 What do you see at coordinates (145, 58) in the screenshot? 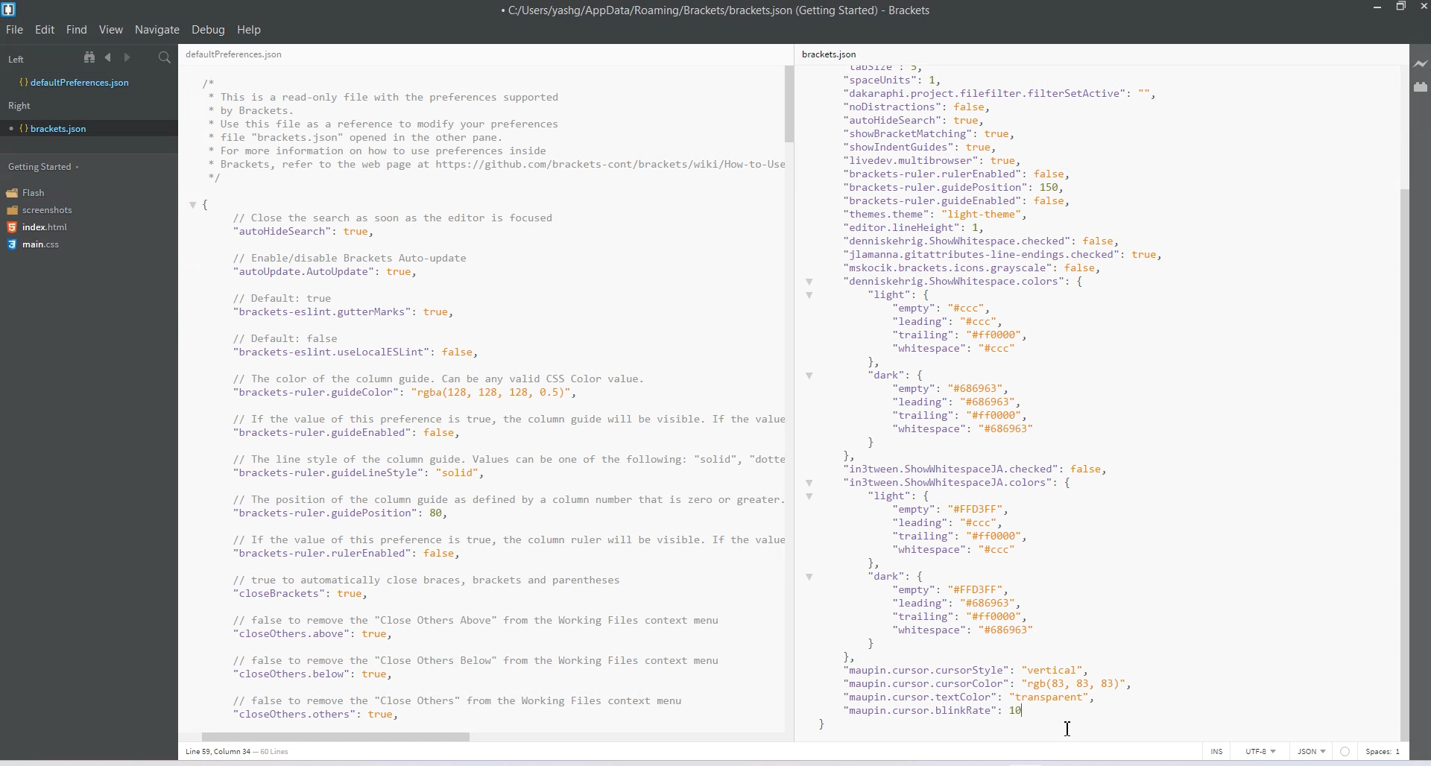
I see `Split editor vertically and Horizontally` at bounding box center [145, 58].